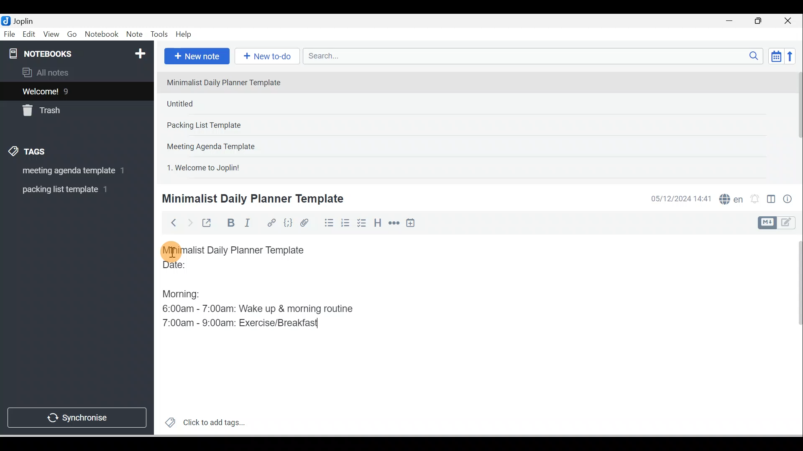  Describe the element at coordinates (230, 126) in the screenshot. I see `Note 3` at that location.